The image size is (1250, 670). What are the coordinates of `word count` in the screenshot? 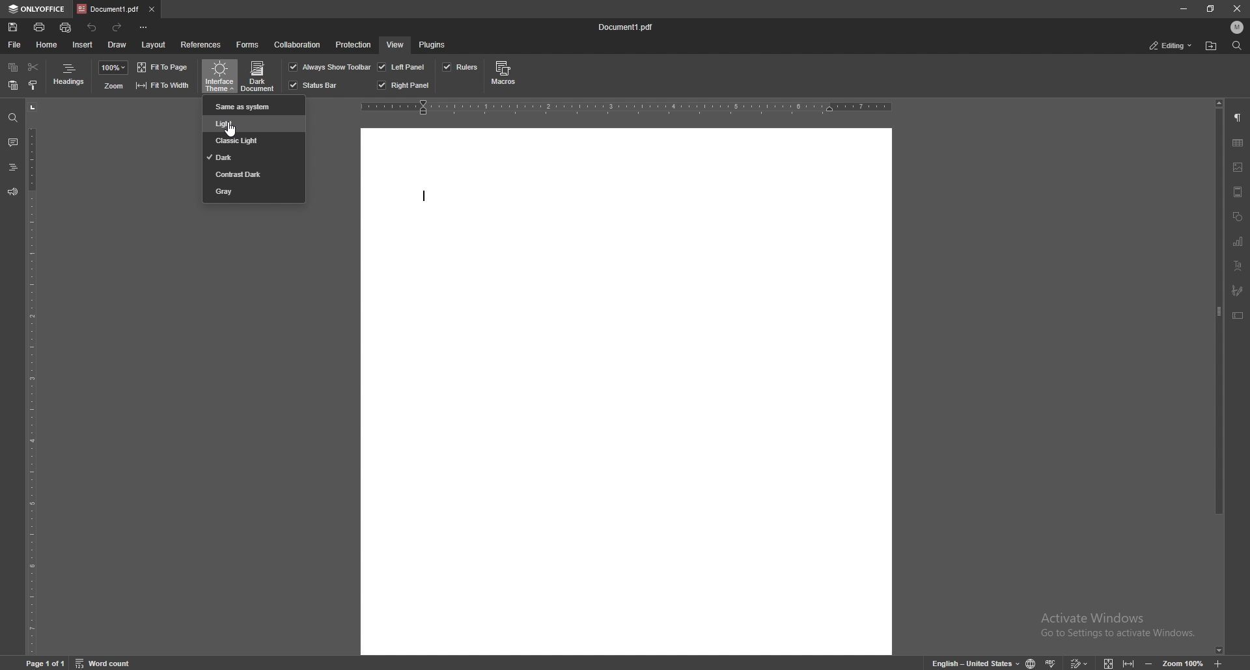 It's located at (105, 662).